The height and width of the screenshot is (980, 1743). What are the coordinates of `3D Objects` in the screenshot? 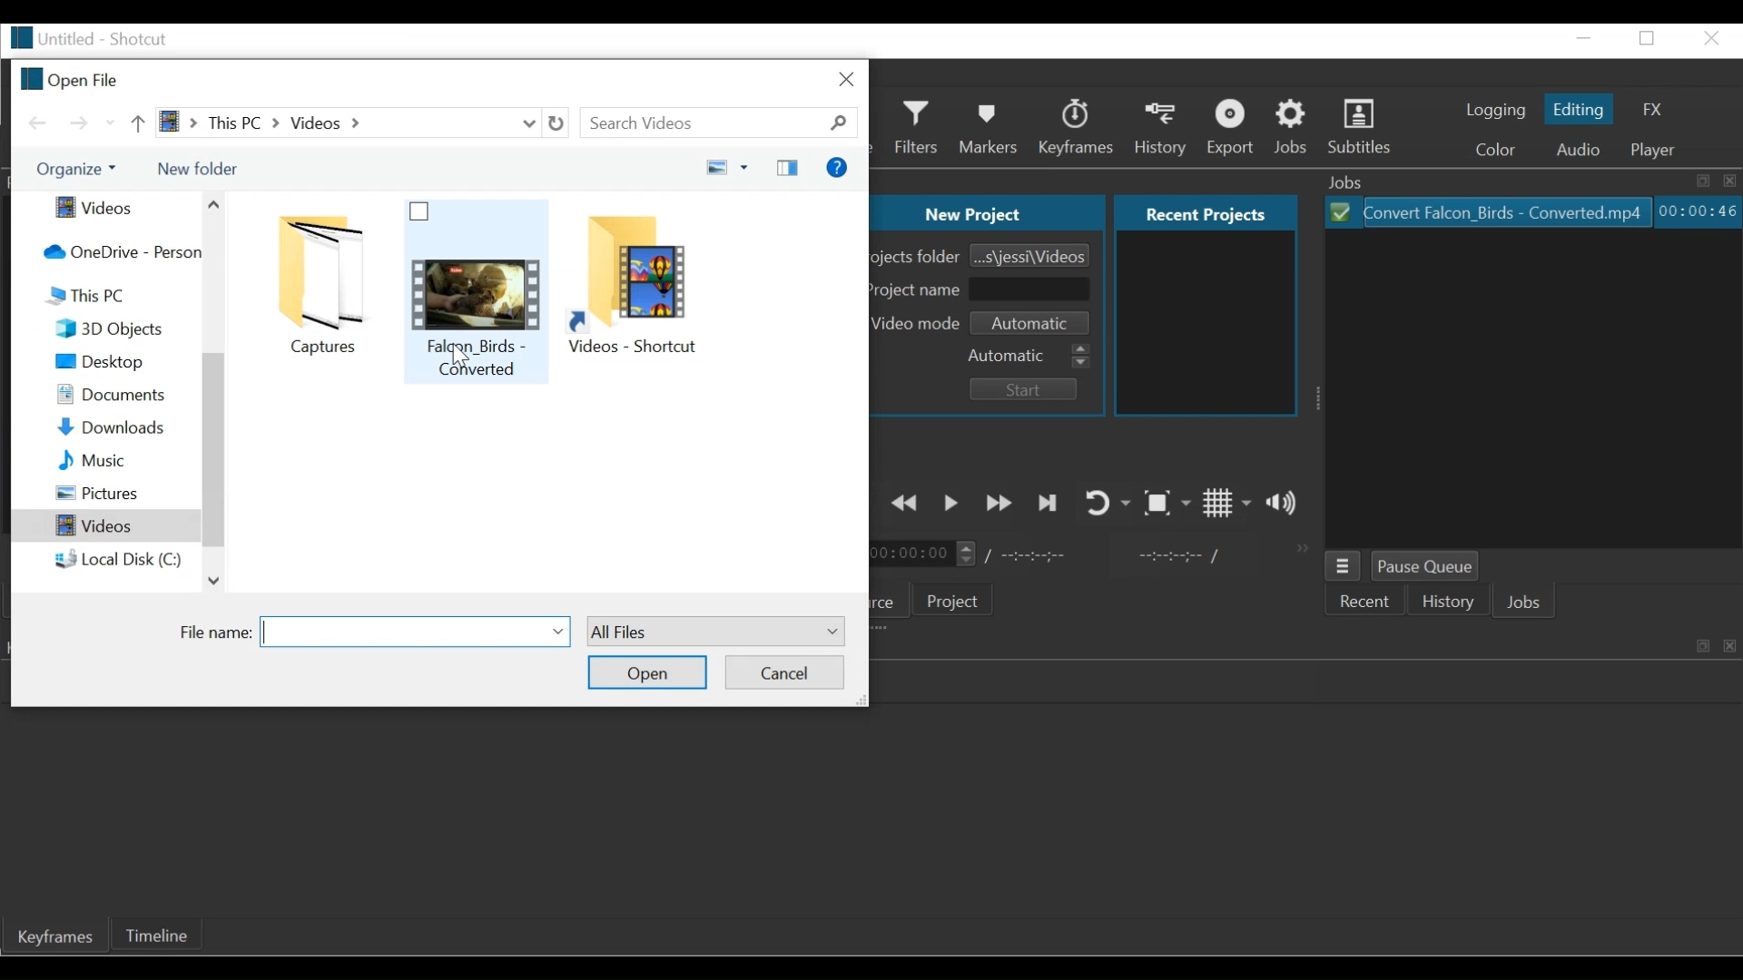 It's located at (117, 328).